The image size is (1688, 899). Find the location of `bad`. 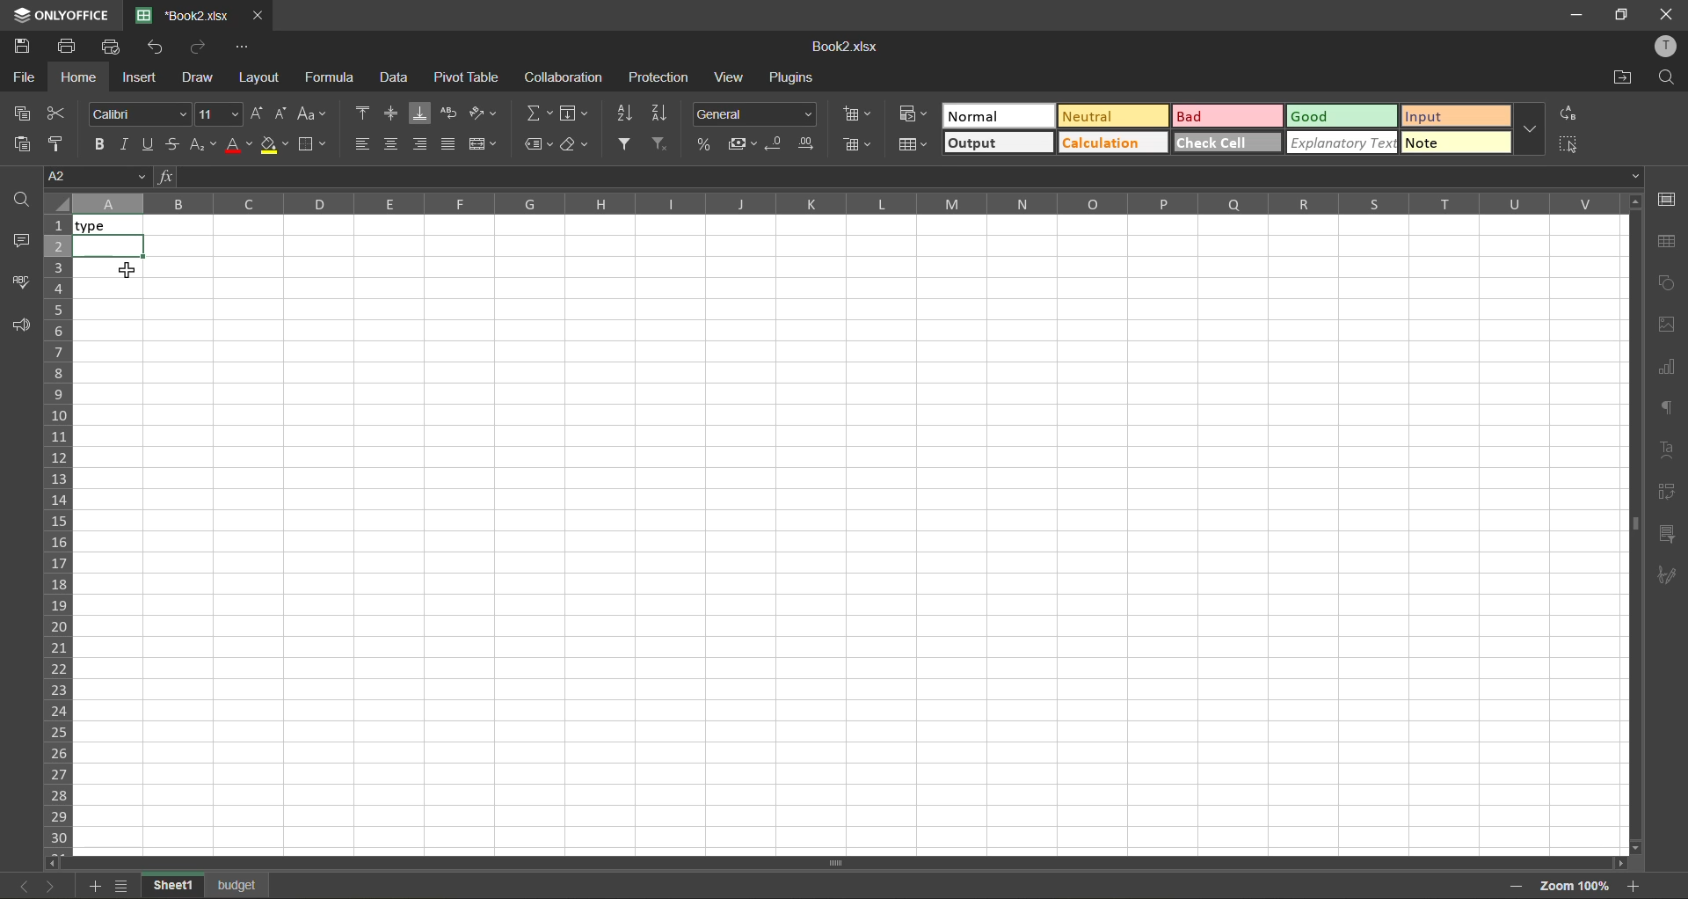

bad is located at coordinates (1224, 115).